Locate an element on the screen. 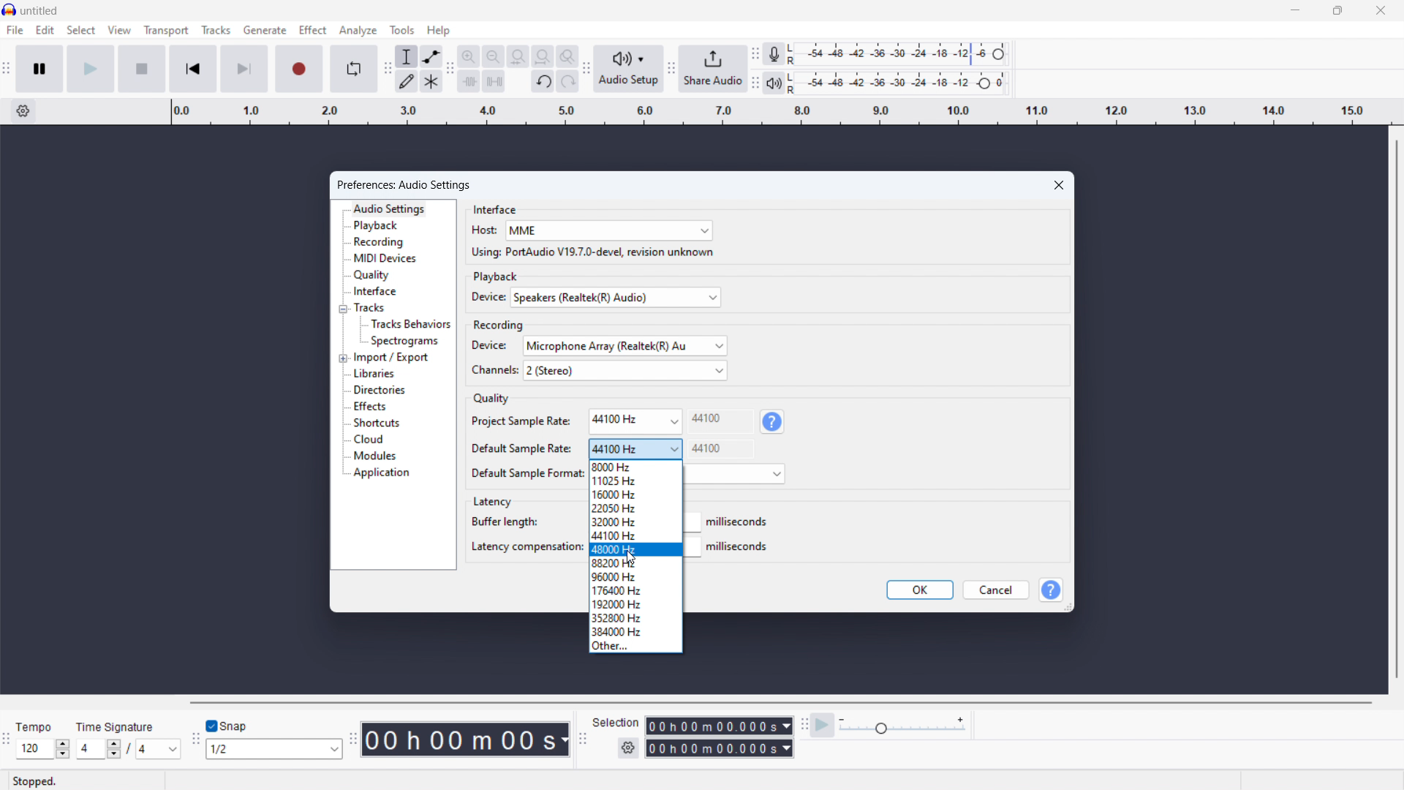  recording level is located at coordinates (902, 55).